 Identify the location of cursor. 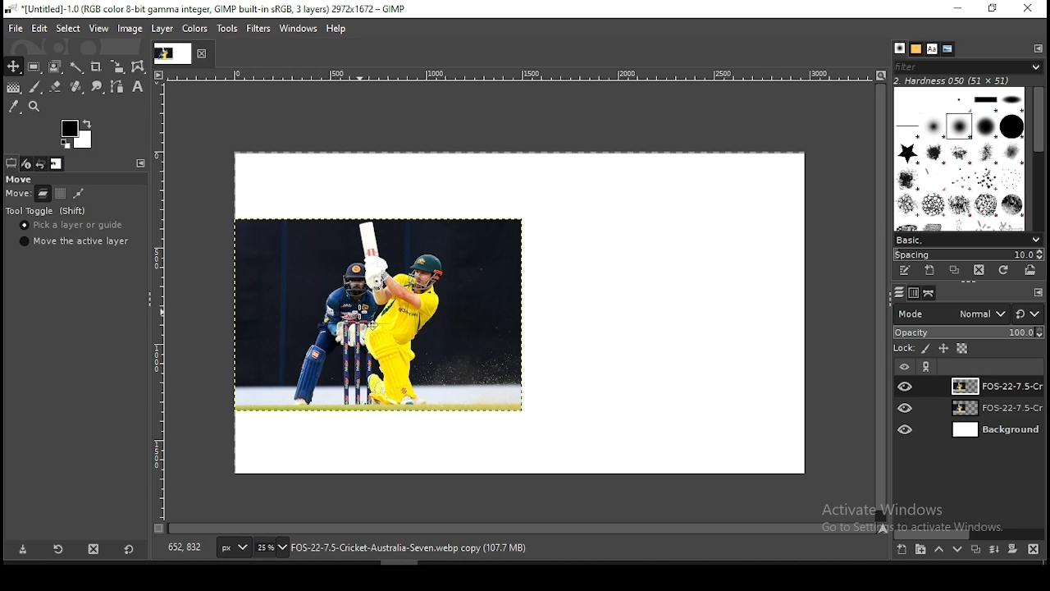
(360, 312).